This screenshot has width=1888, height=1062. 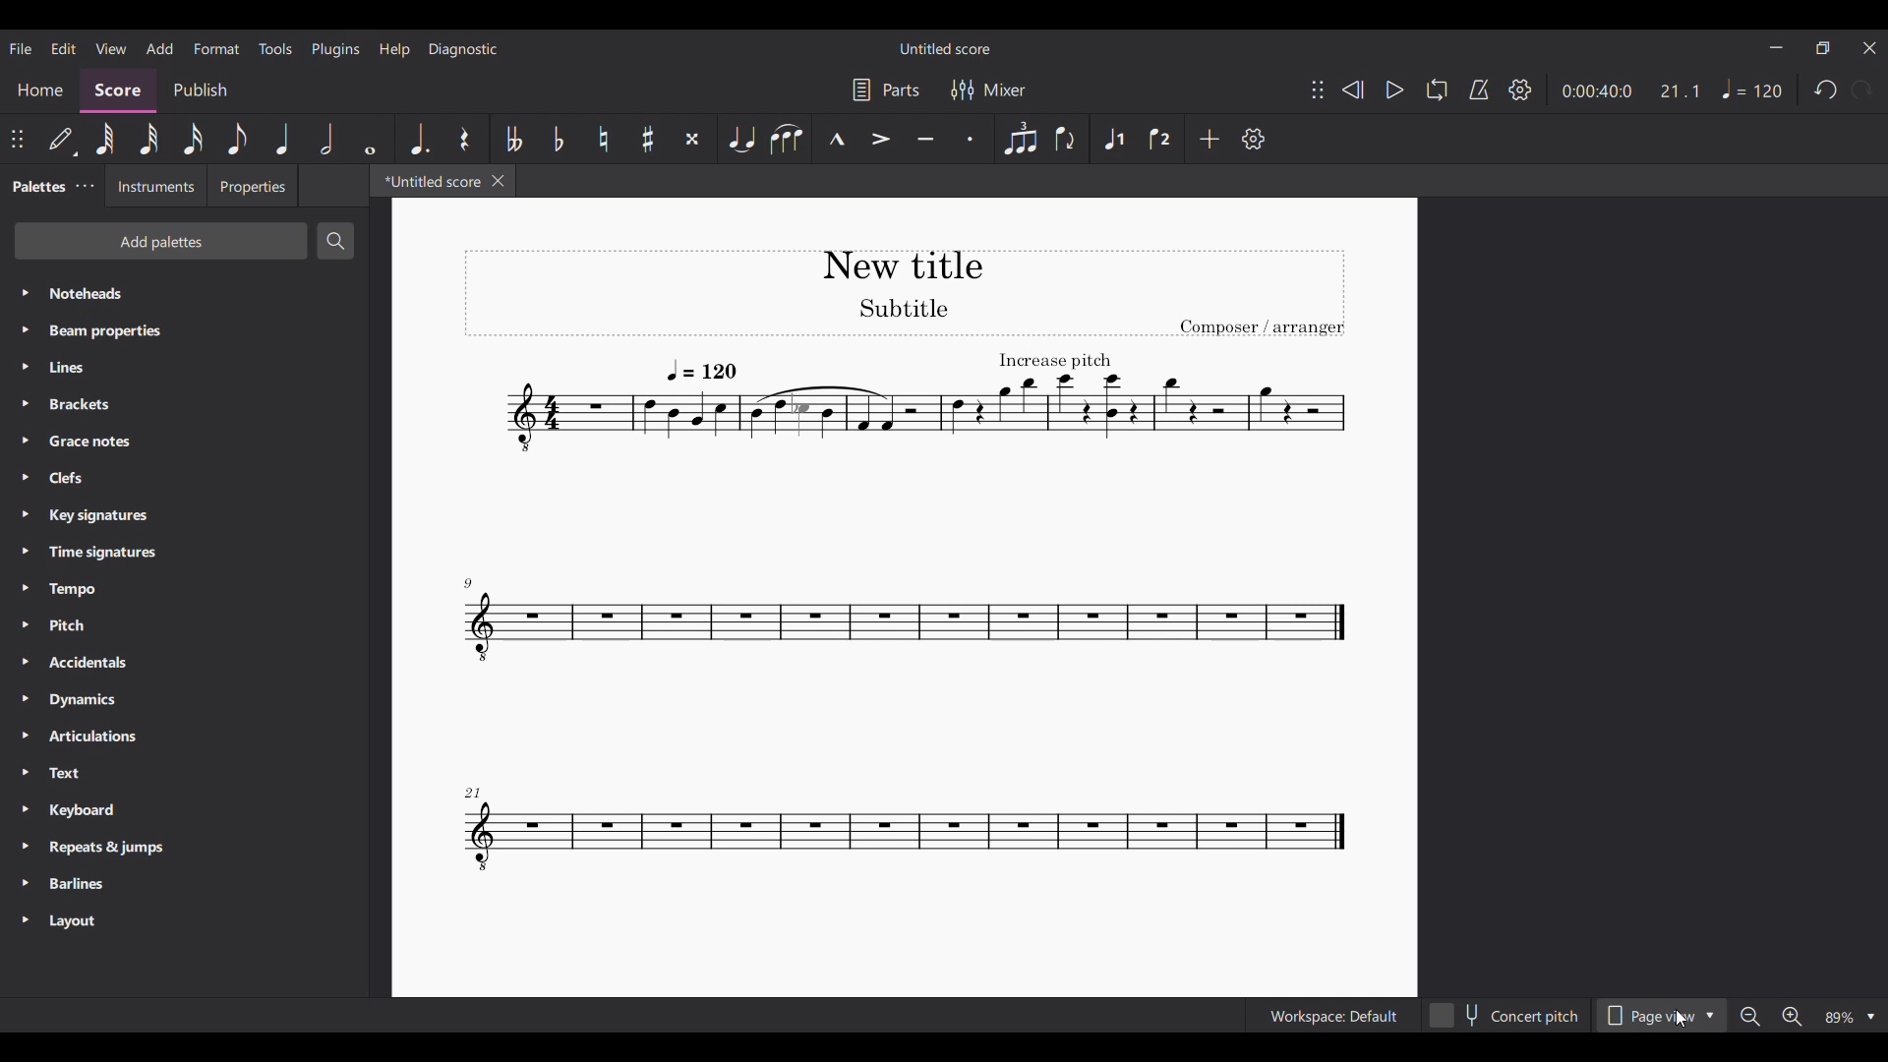 I want to click on 64th note, so click(x=104, y=139).